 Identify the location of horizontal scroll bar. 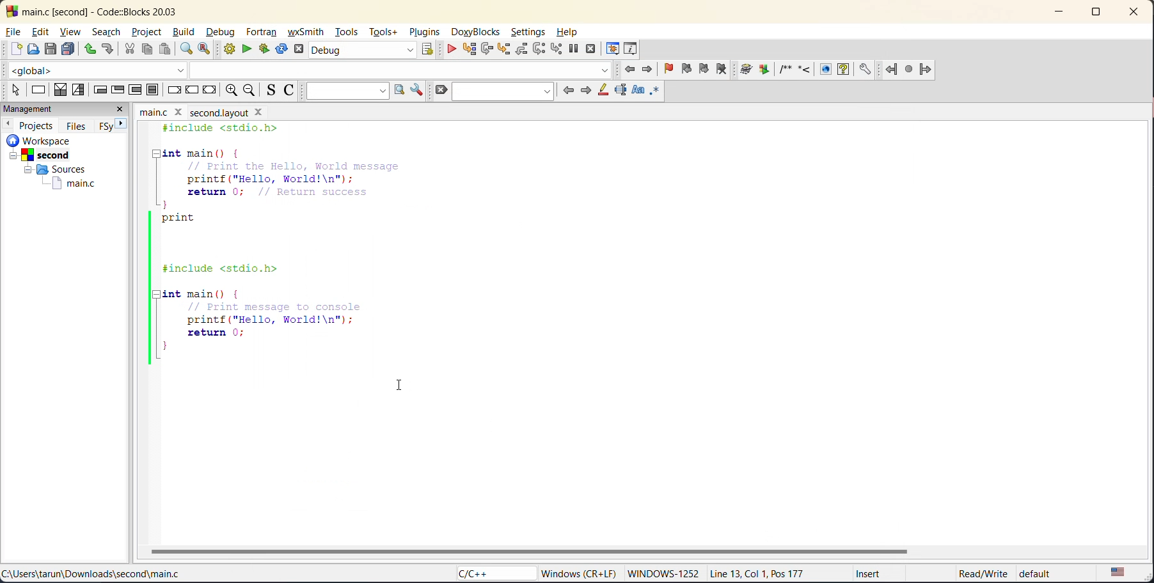
(535, 550).